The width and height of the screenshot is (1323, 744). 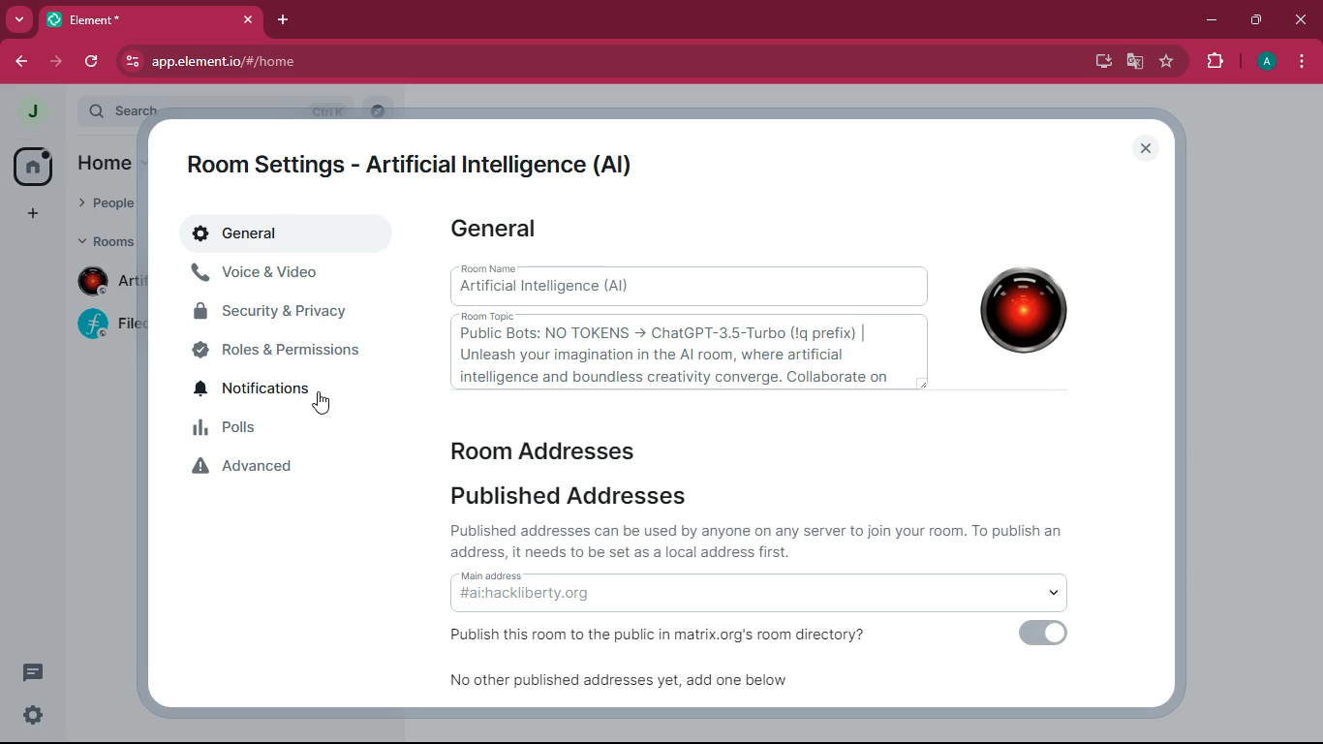 What do you see at coordinates (209, 109) in the screenshot?
I see `search` at bounding box center [209, 109].